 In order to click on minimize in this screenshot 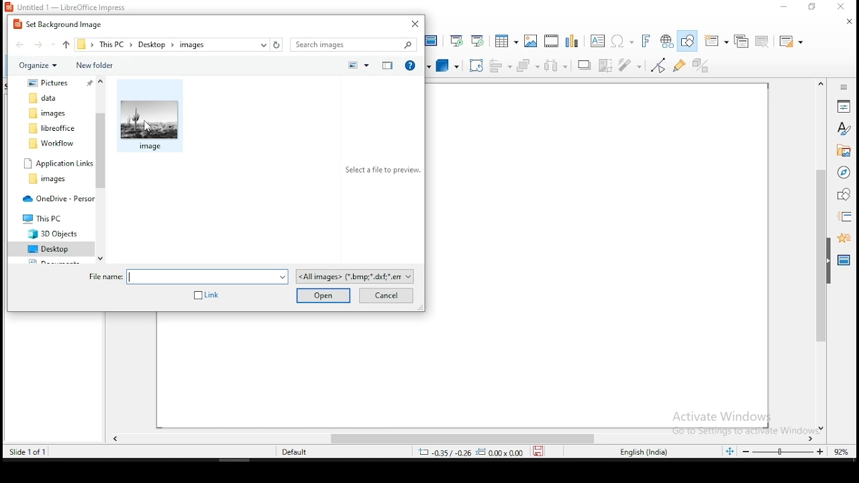, I will do `click(782, 7)`.